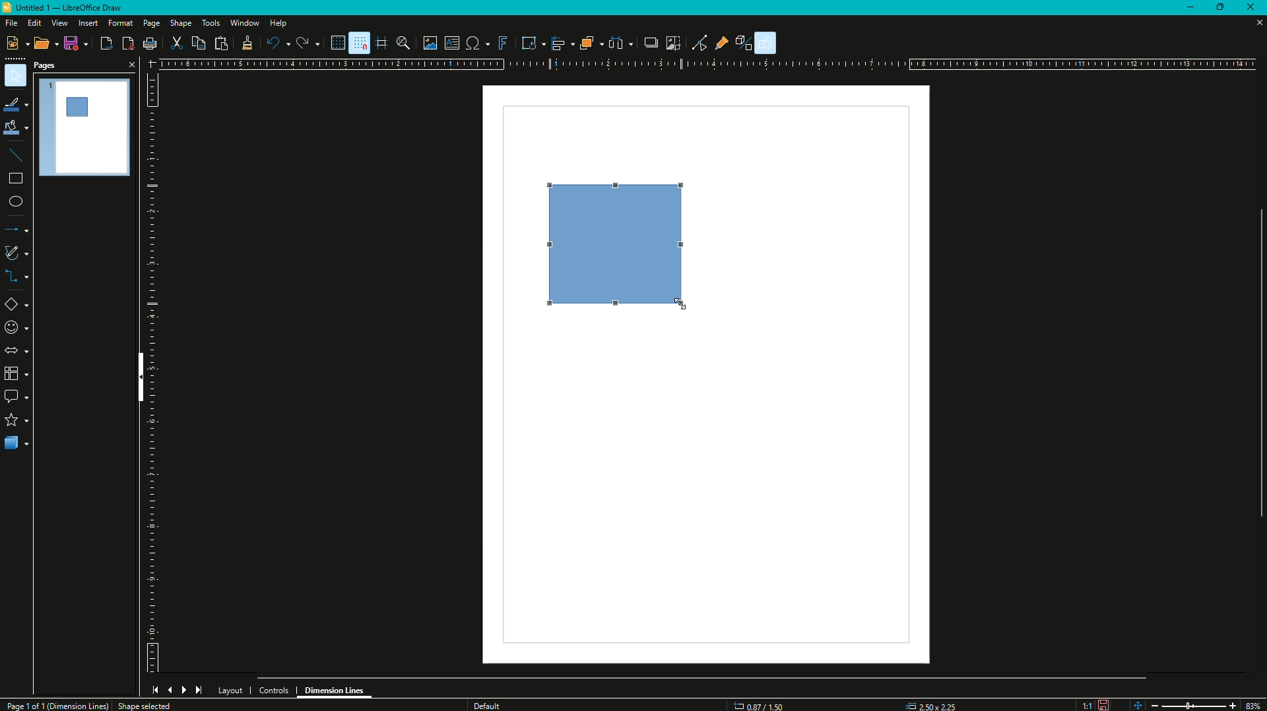 Image resolution: width=1267 pixels, height=711 pixels. What do you see at coordinates (15, 181) in the screenshot?
I see `Rectangle` at bounding box center [15, 181].